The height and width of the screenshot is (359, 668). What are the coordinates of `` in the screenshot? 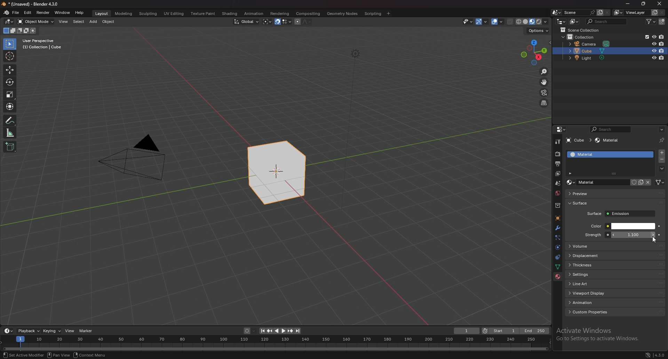 It's located at (134, 160).